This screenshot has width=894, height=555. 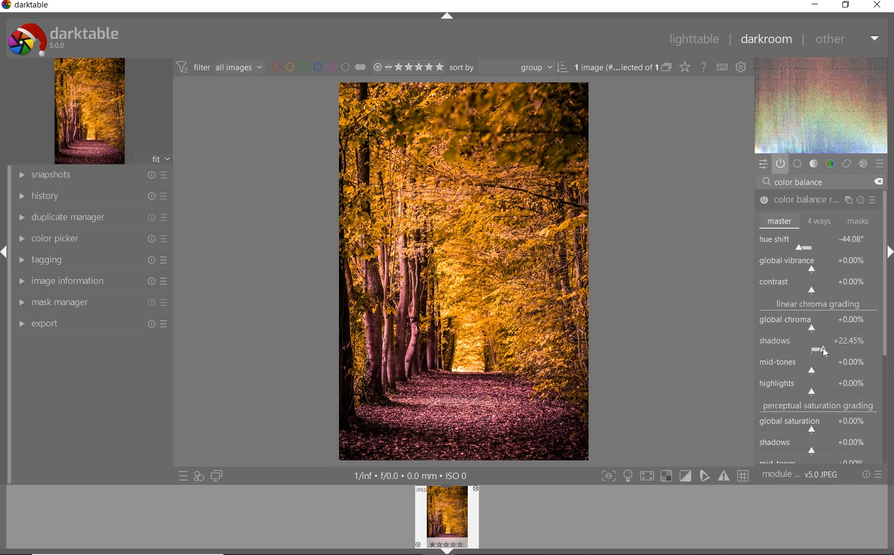 I want to click on hue shift, so click(x=817, y=241).